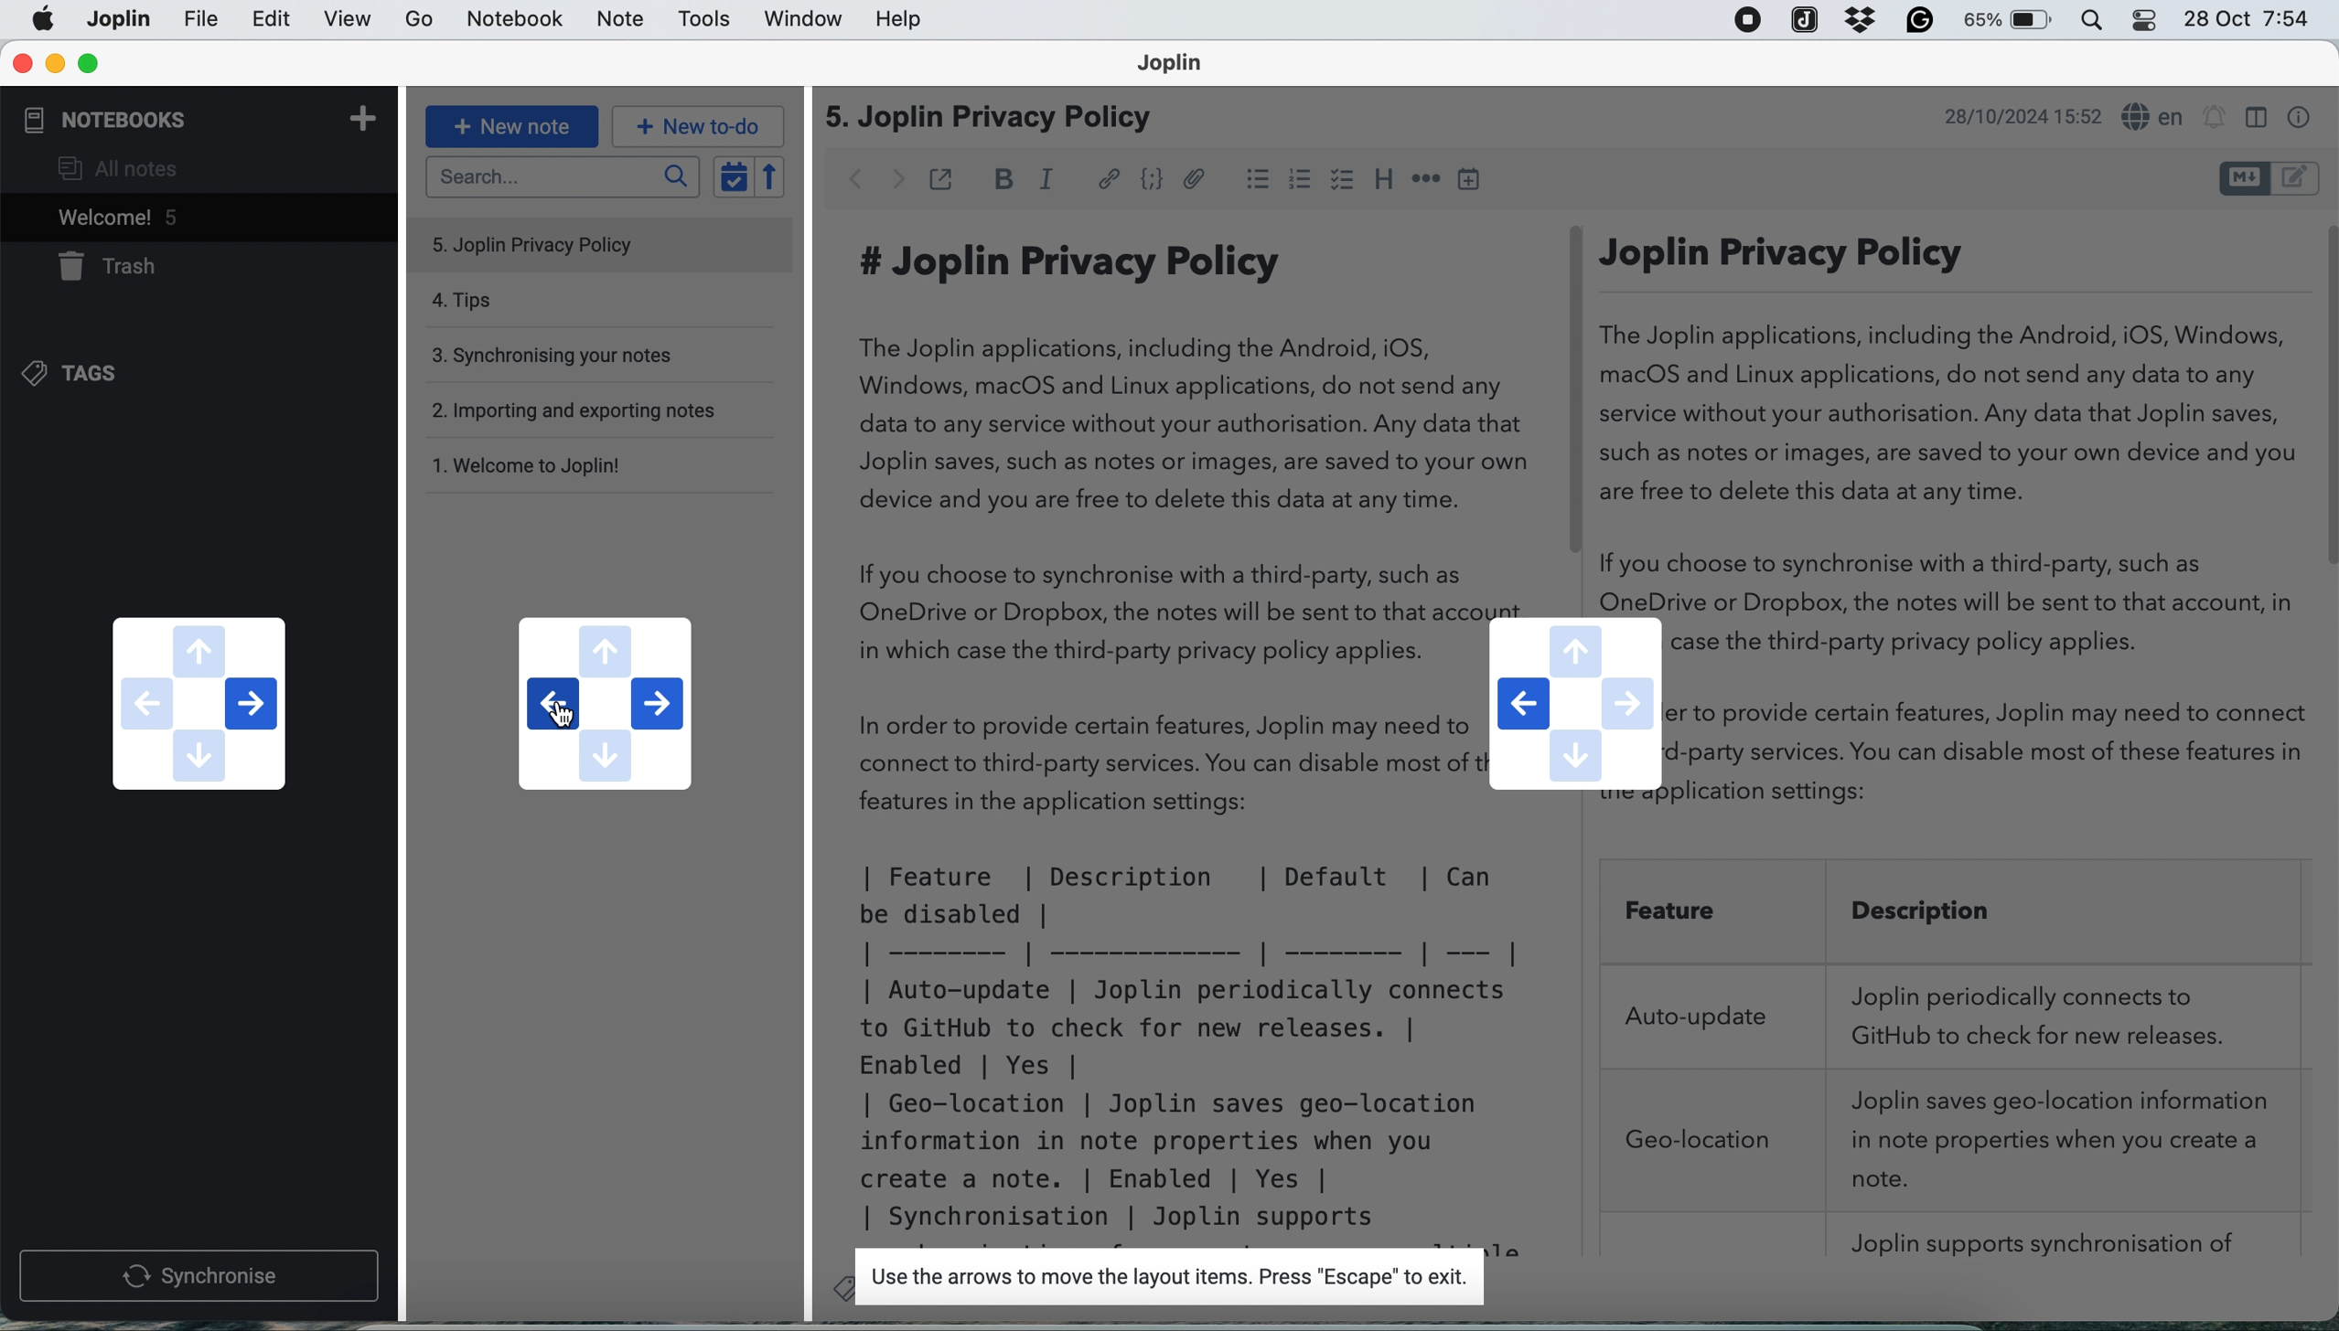  Describe the element at coordinates (1920, 22) in the screenshot. I see `grammarly` at that location.